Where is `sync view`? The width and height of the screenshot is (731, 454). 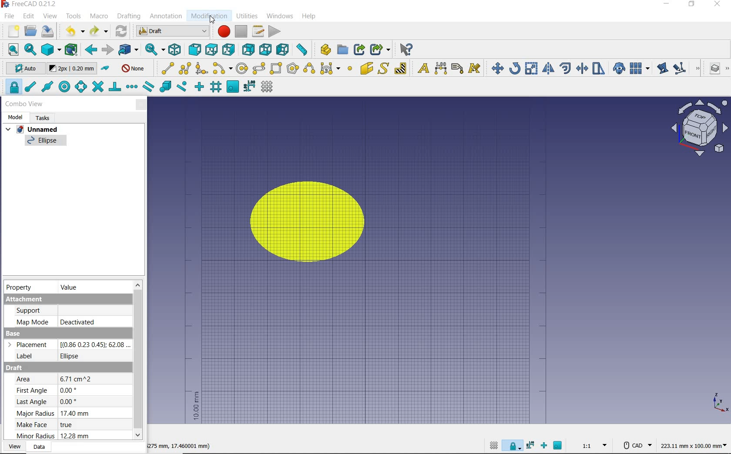
sync view is located at coordinates (154, 49).